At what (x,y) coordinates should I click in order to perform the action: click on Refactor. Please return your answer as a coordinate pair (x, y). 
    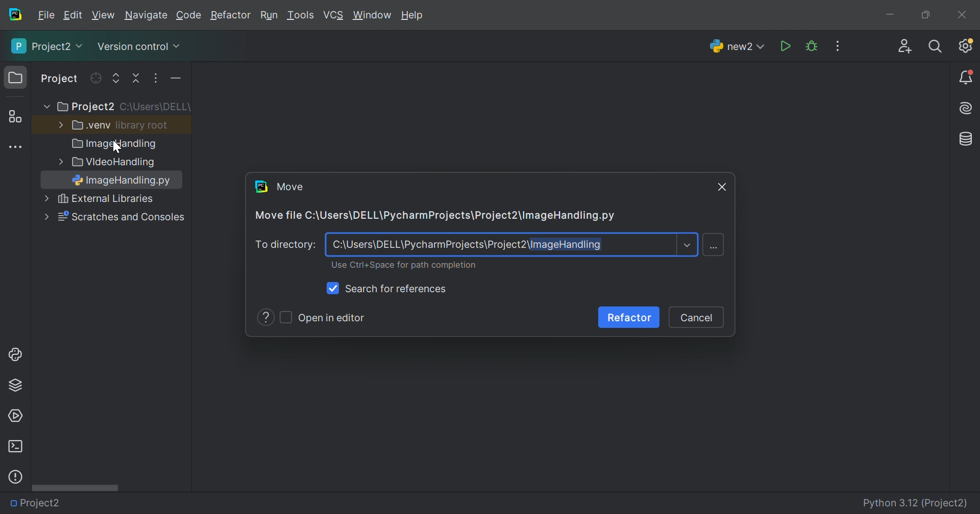
    Looking at the image, I should click on (627, 317).